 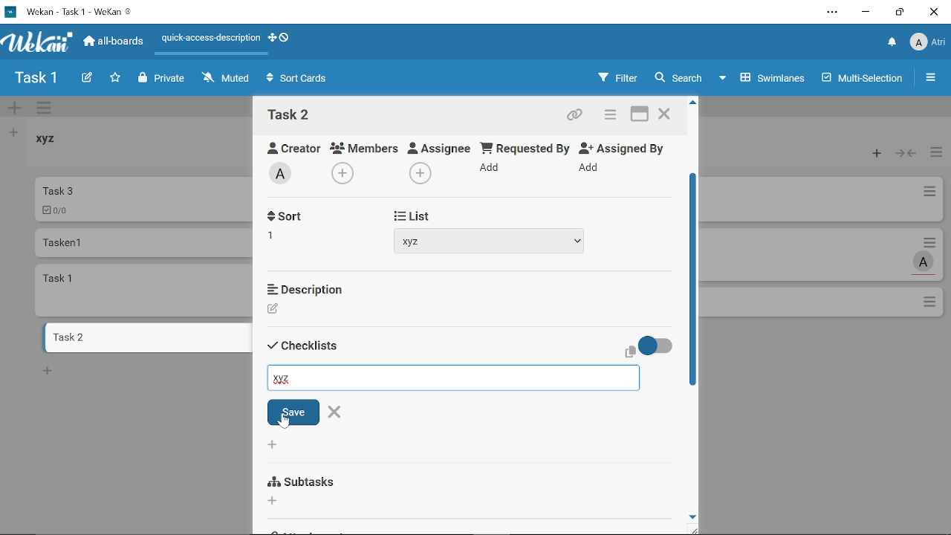 I want to click on Card actions, so click(x=608, y=117).